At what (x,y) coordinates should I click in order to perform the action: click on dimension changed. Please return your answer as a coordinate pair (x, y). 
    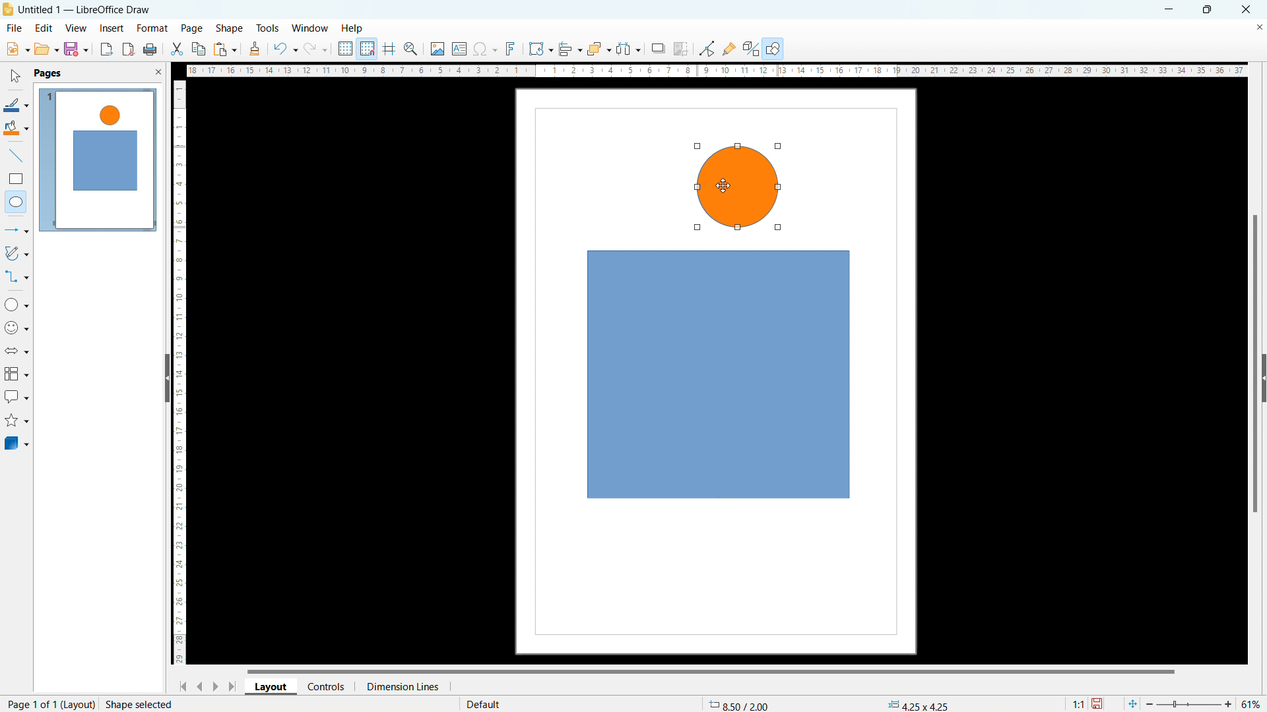
    Looking at the image, I should click on (917, 704).